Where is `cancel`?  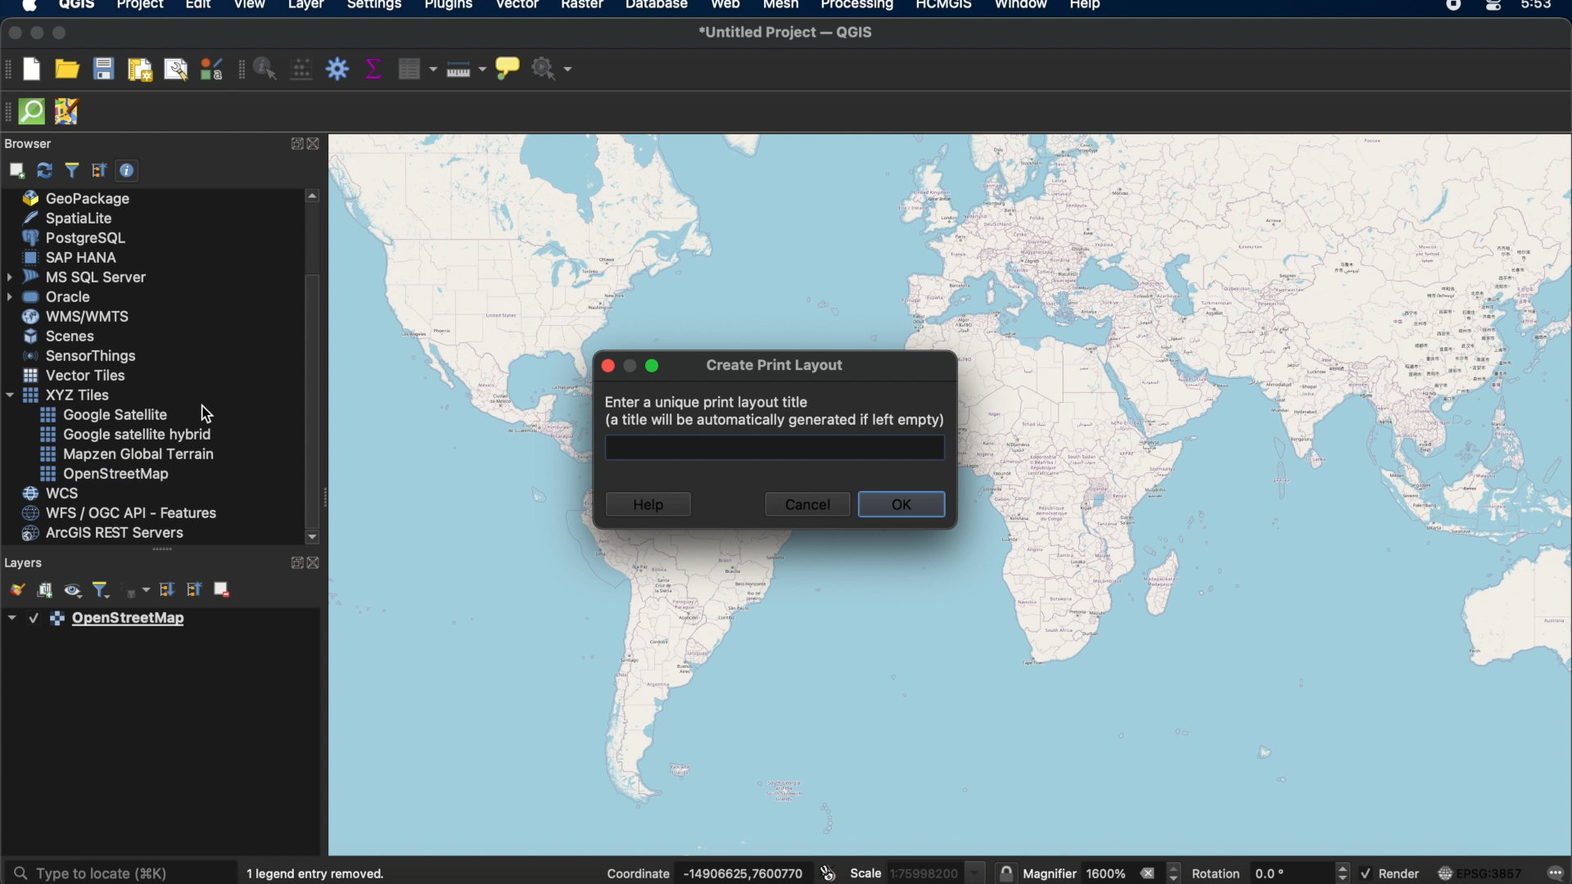
cancel is located at coordinates (808, 503).